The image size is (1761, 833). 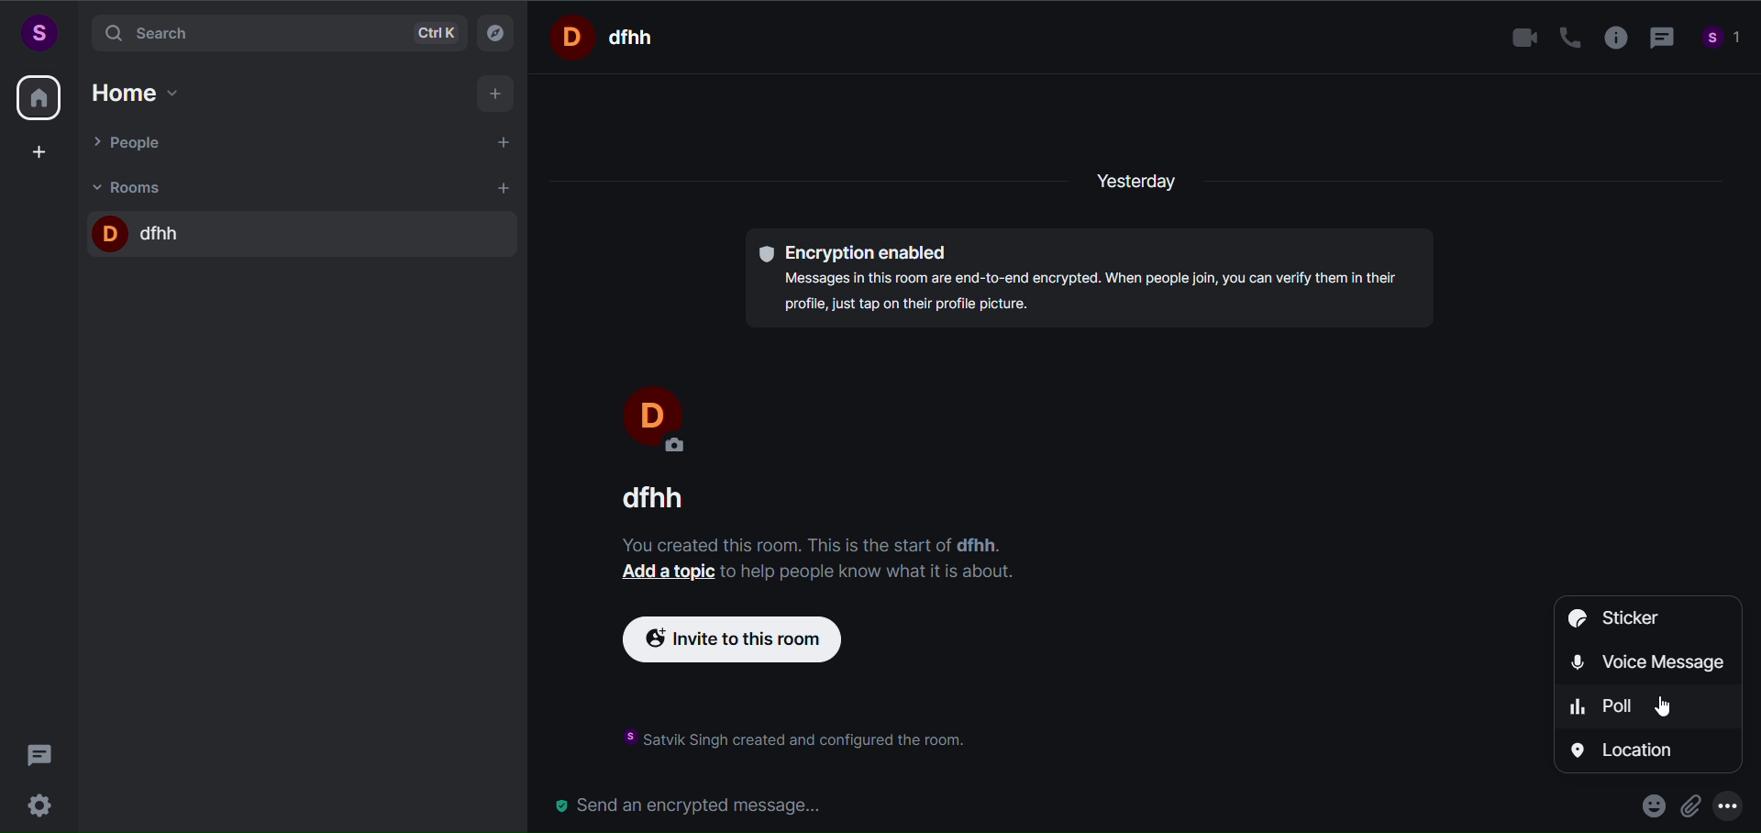 I want to click on text, so click(x=869, y=573).